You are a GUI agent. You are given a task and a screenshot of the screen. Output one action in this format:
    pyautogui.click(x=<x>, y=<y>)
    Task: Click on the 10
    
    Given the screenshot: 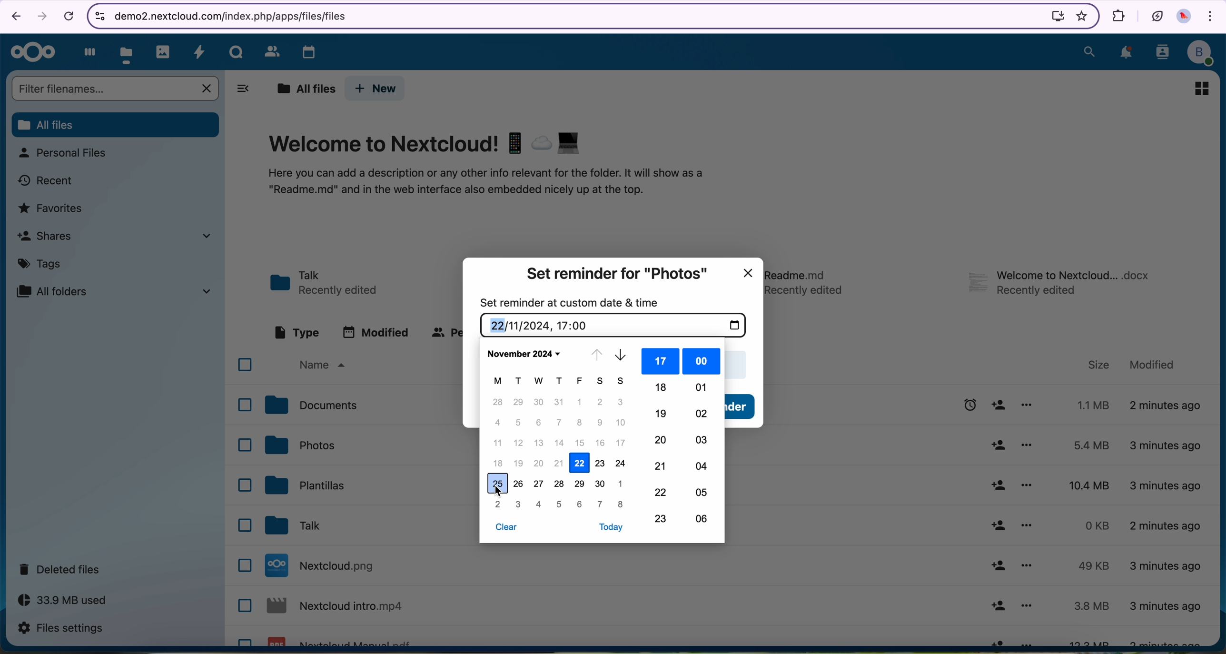 What is the action you would take?
    pyautogui.click(x=622, y=423)
    